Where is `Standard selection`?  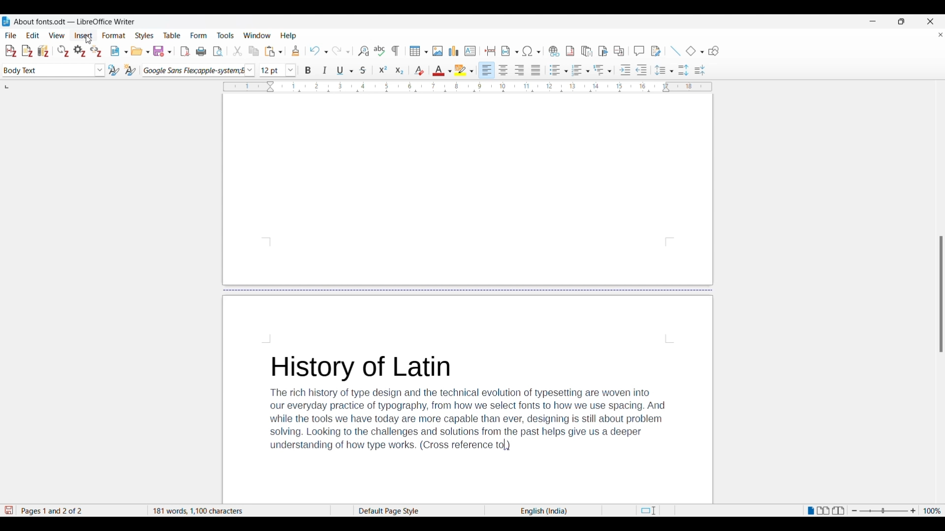 Standard selection is located at coordinates (648, 511).